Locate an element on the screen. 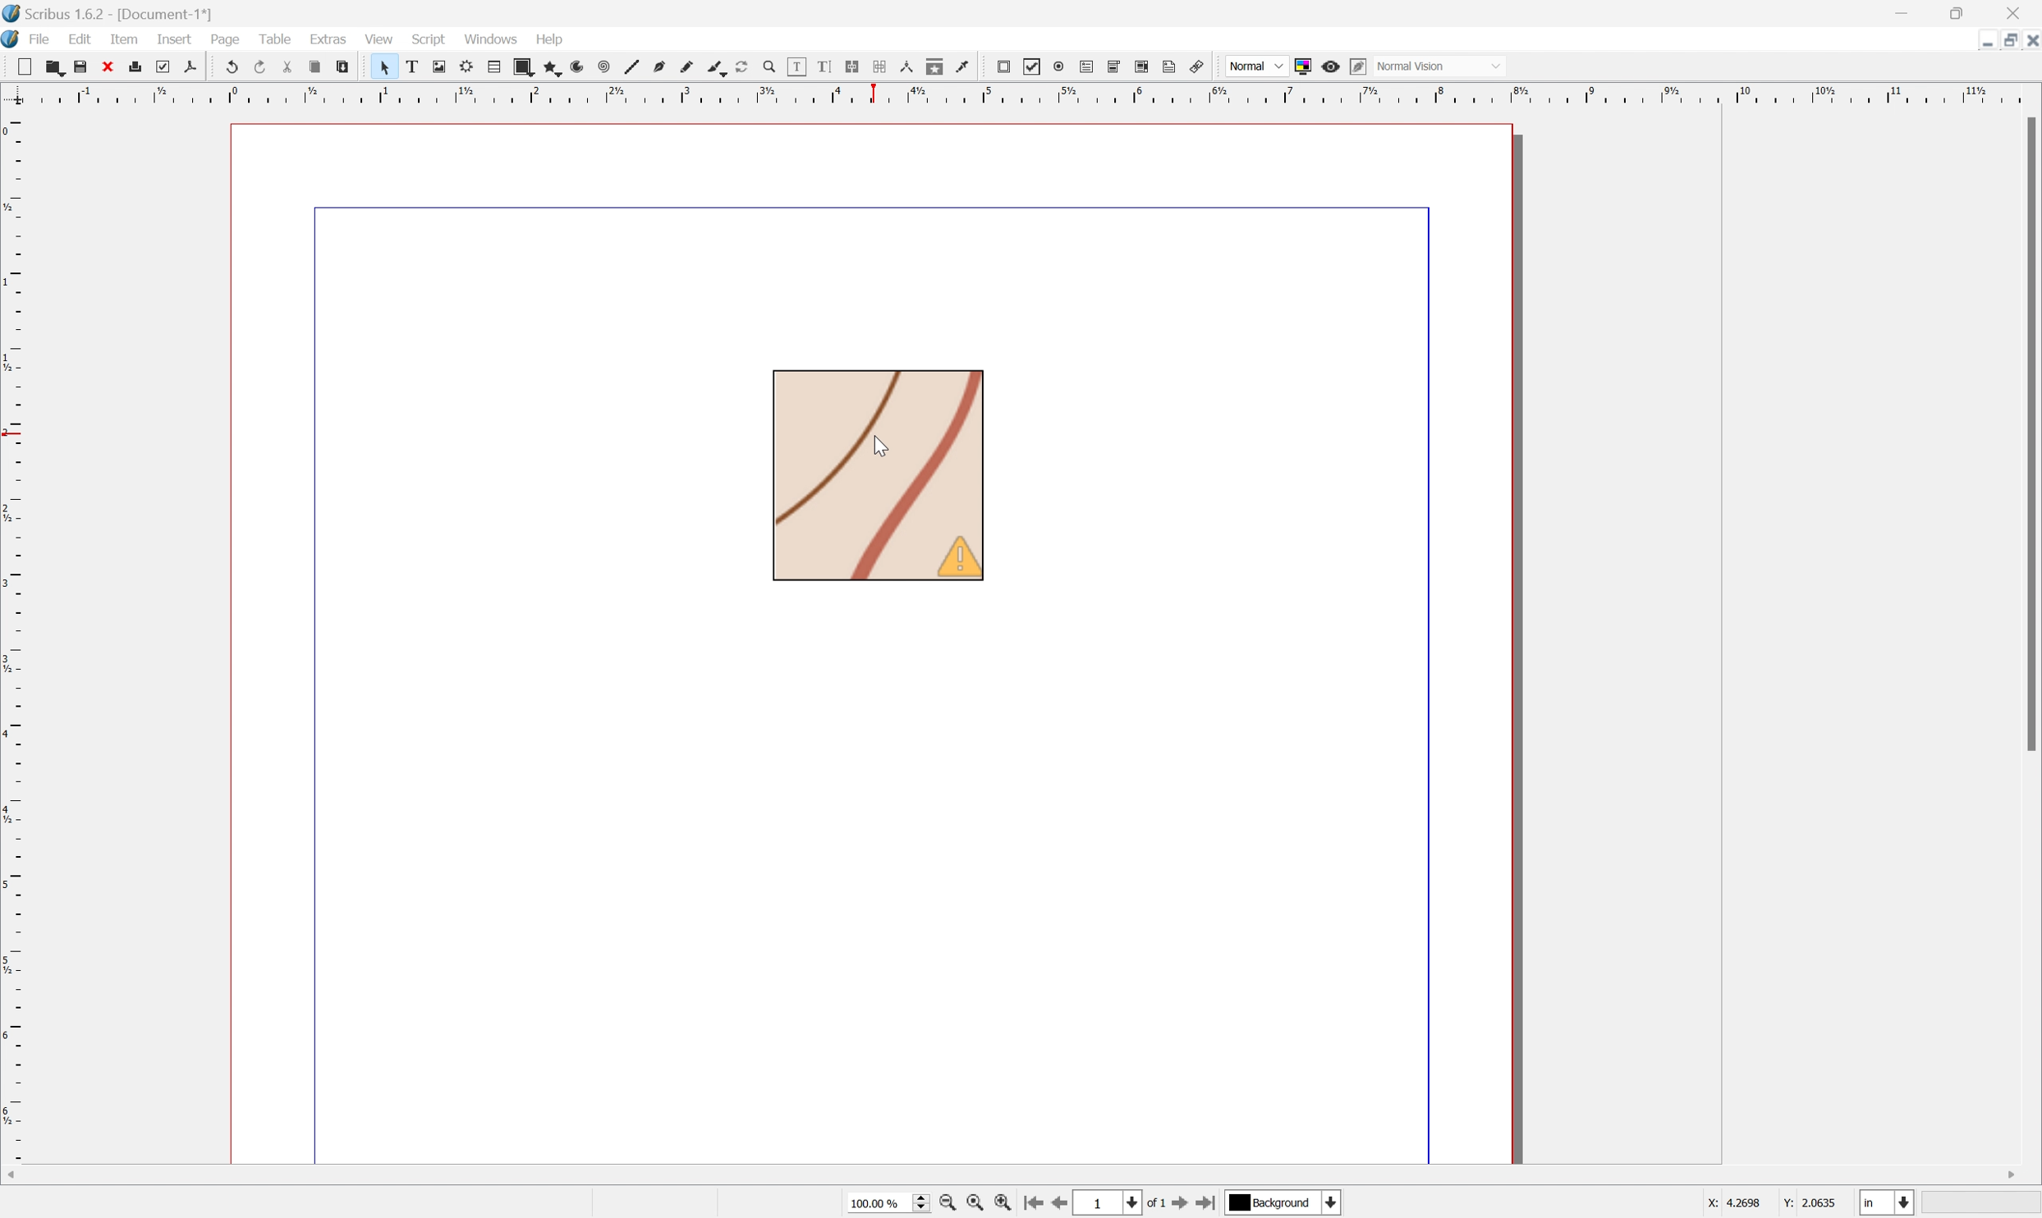 The image size is (2042, 1218). Paste is located at coordinates (346, 67).